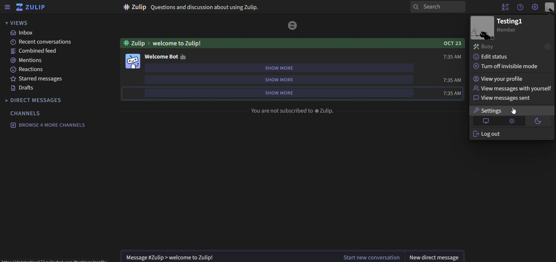 The width and height of the screenshot is (556, 262). What do you see at coordinates (293, 111) in the screenshot?
I see `You are not subscribed to #Zulip.` at bounding box center [293, 111].